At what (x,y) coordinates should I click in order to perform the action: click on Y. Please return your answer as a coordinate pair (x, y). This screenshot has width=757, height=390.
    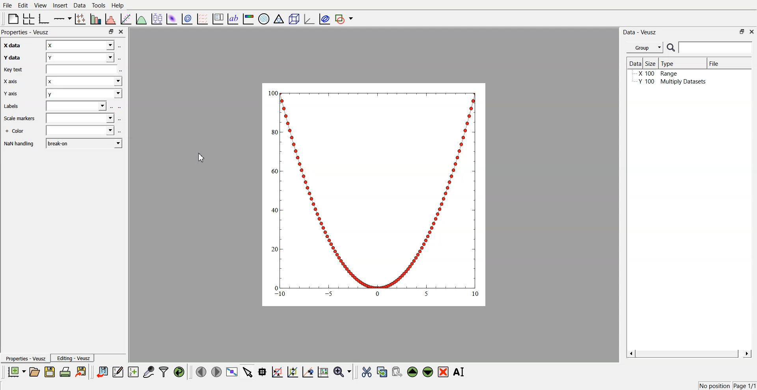
    Looking at the image, I should click on (80, 58).